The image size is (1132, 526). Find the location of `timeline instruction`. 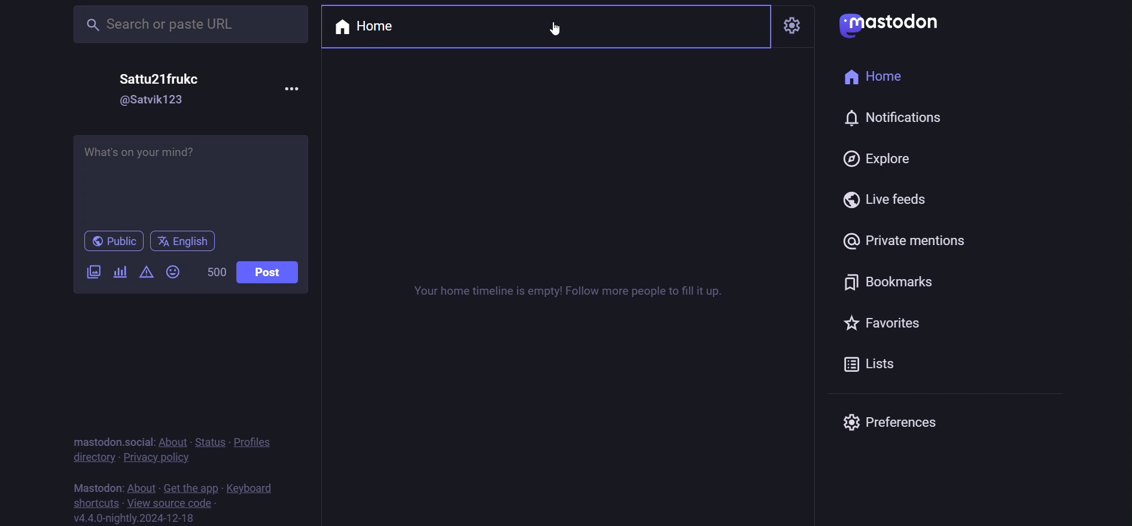

timeline instruction is located at coordinates (565, 294).